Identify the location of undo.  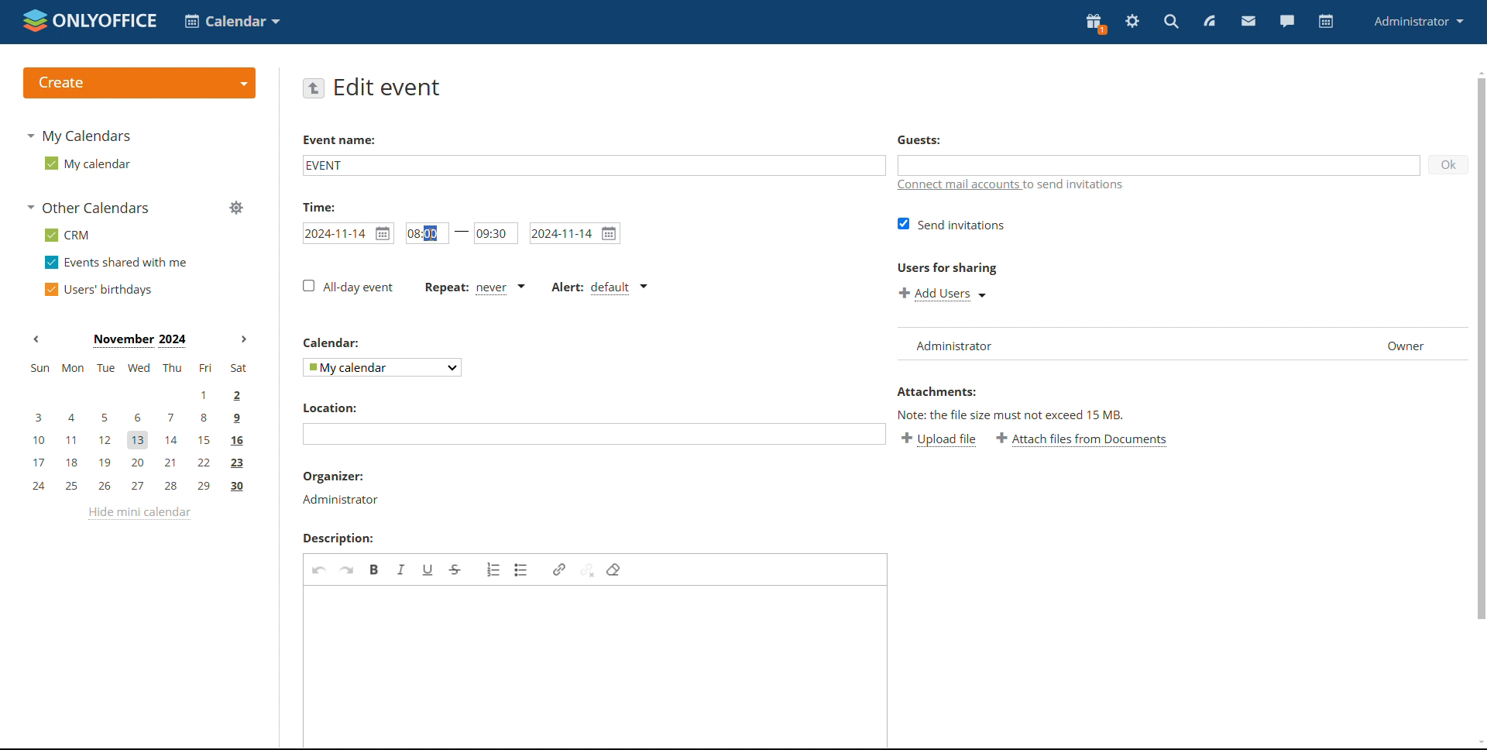
(318, 569).